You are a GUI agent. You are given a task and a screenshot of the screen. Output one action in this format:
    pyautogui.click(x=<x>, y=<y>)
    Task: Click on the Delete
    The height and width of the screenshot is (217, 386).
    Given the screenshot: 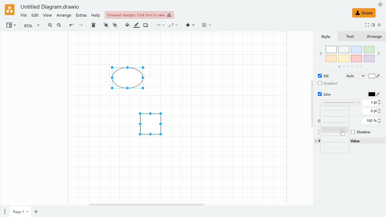 What is the action you would take?
    pyautogui.click(x=93, y=25)
    